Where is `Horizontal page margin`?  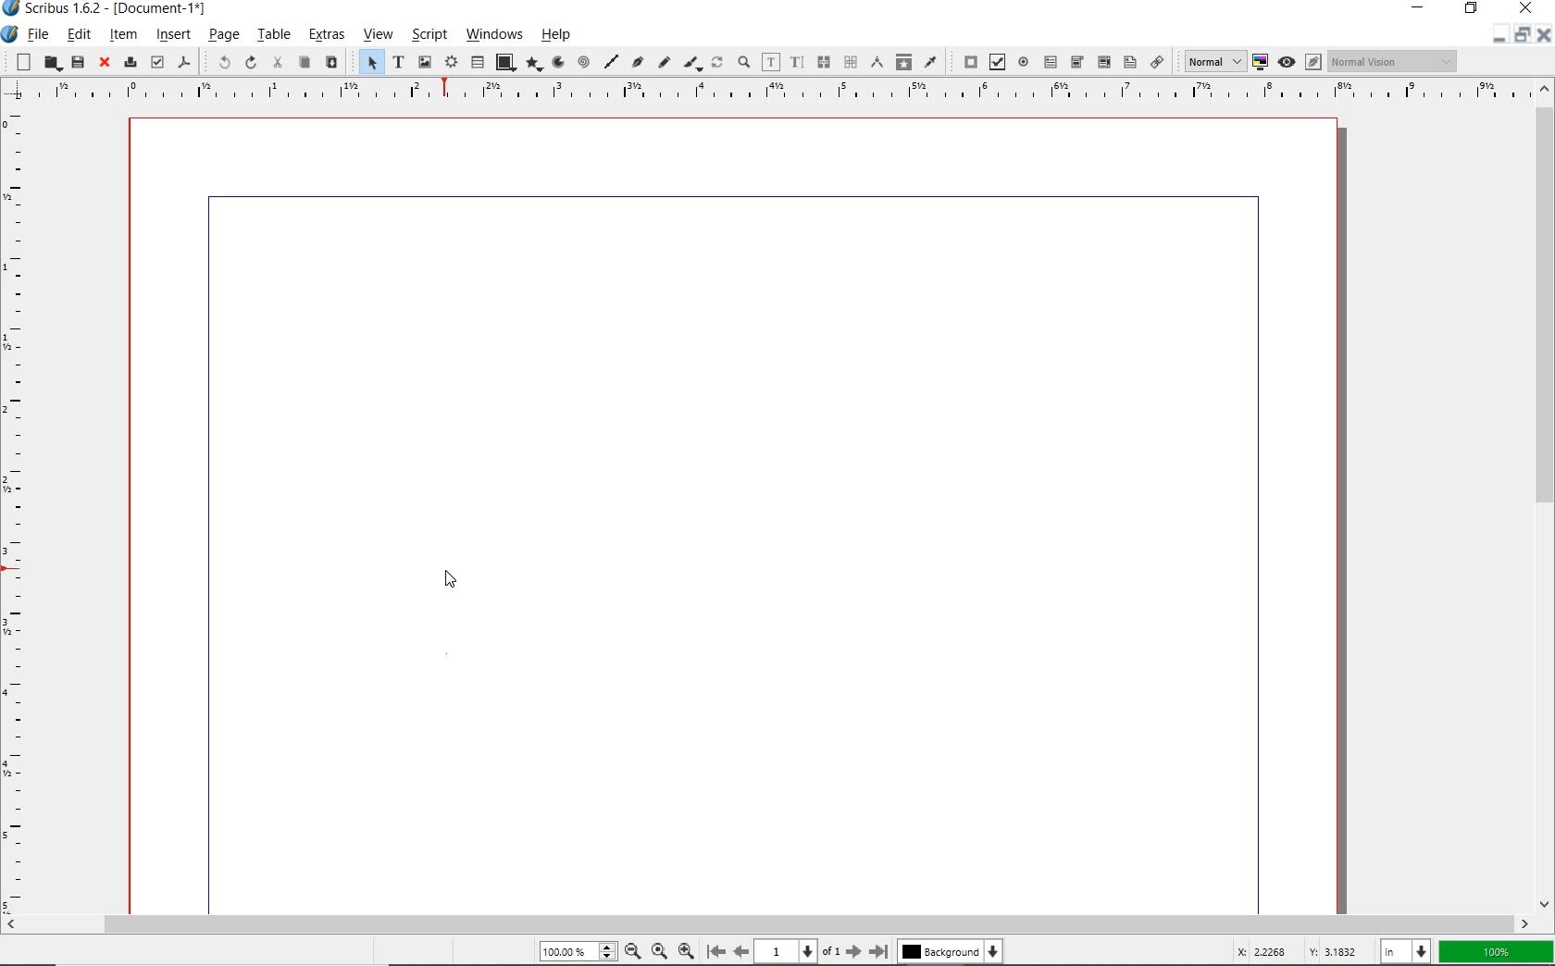
Horizontal page margin is located at coordinates (26, 510).